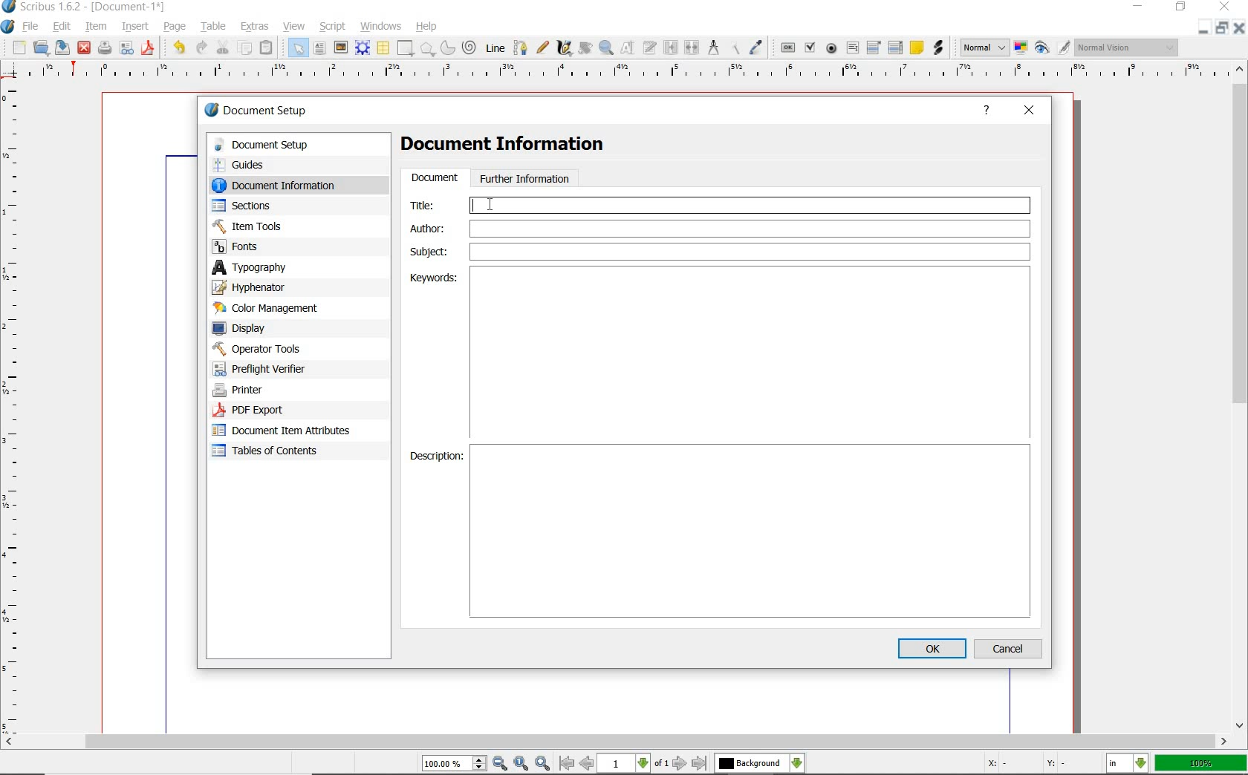  I want to click on unlink text frames, so click(692, 47).